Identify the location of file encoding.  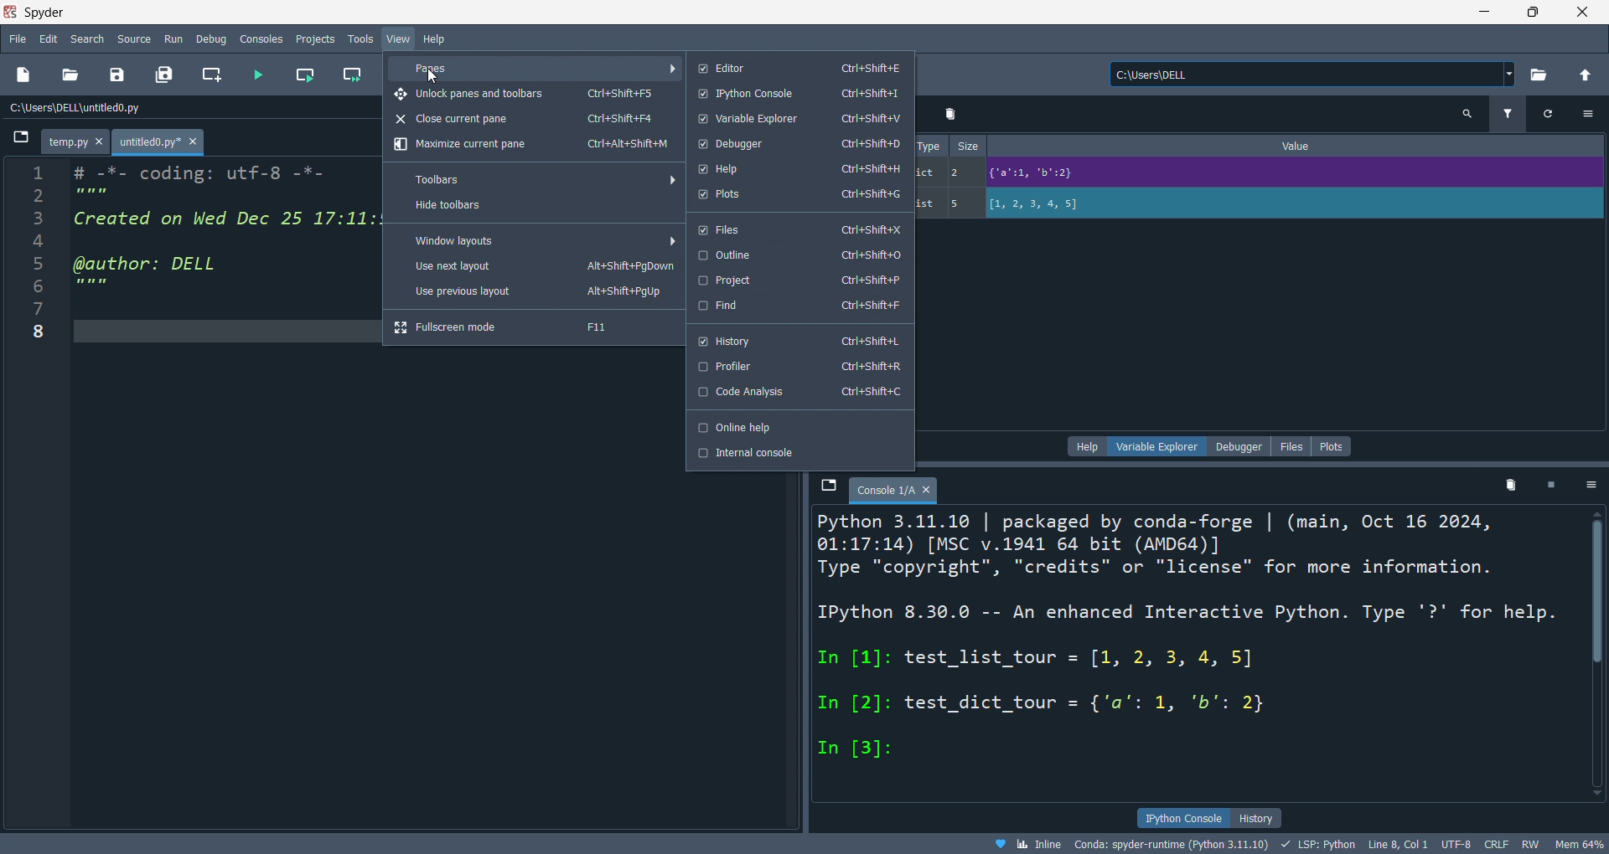
(1455, 844).